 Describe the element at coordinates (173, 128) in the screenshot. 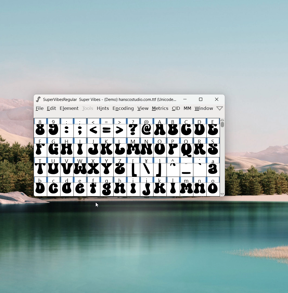

I see `B` at that location.